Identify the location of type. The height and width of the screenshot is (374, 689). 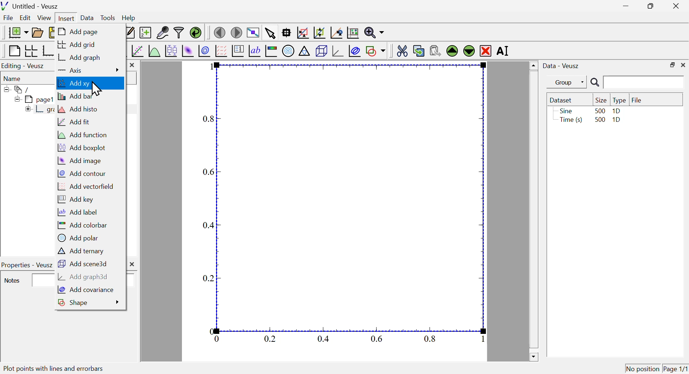
(619, 100).